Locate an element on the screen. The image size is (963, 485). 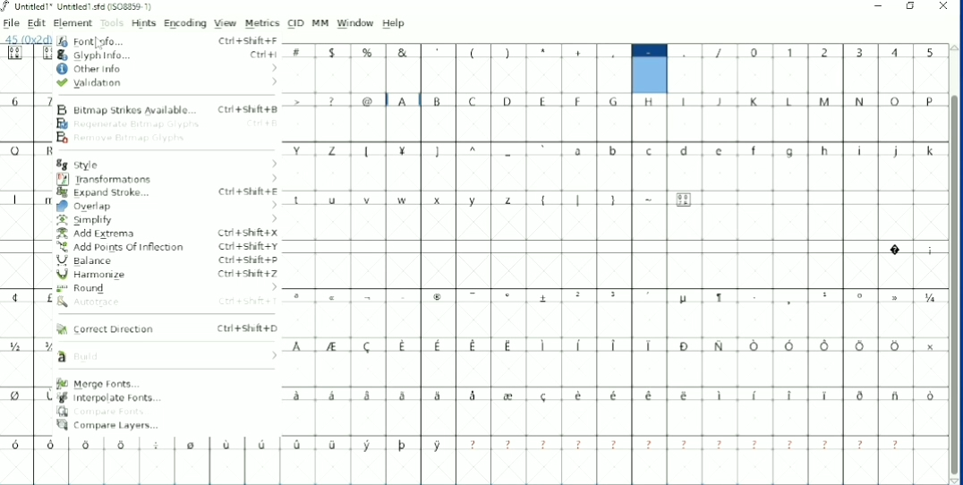
Remove Bitmap Glyph is located at coordinates (123, 138).